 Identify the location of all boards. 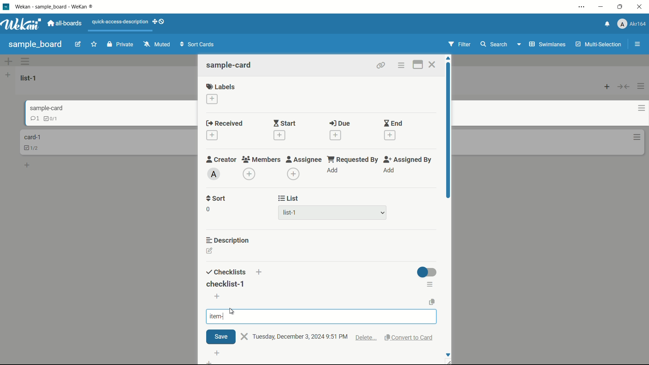
(66, 23).